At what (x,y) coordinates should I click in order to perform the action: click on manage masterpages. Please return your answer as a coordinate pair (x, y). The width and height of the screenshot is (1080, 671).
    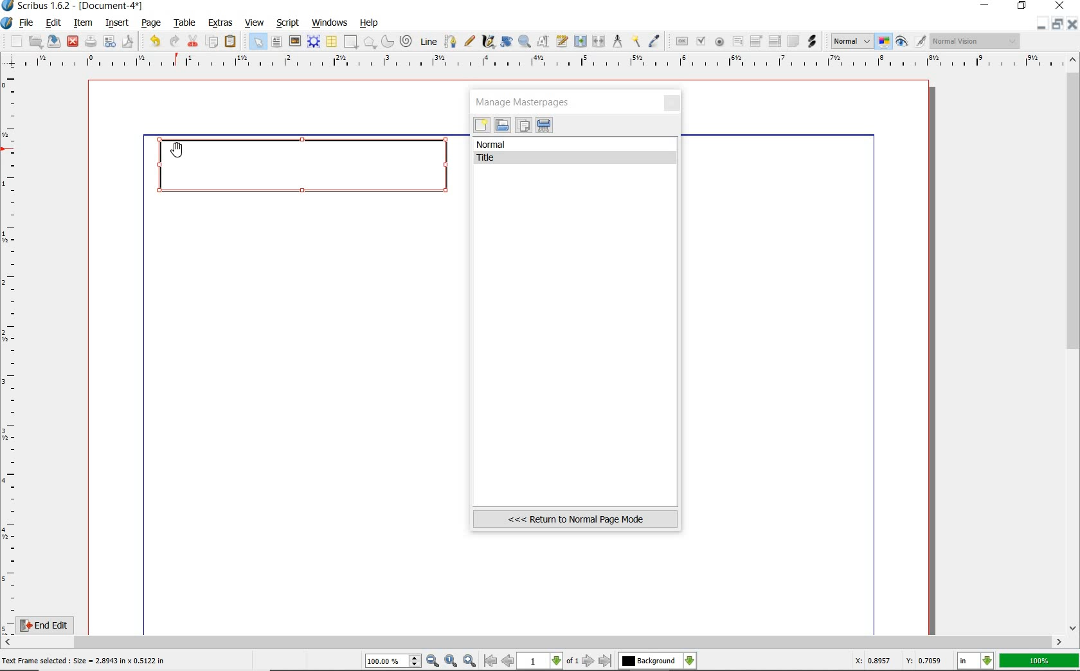
    Looking at the image, I should click on (526, 102).